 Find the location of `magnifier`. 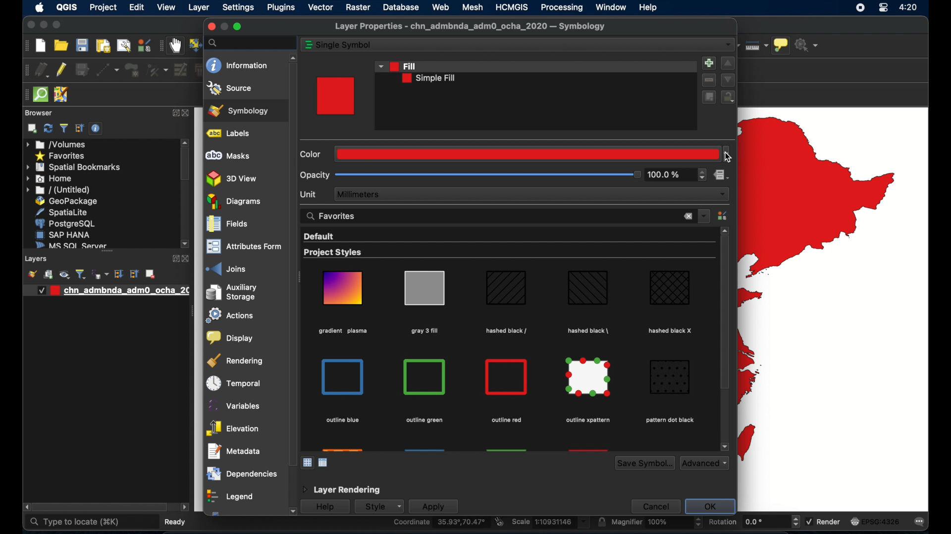

magnifier is located at coordinates (651, 523).